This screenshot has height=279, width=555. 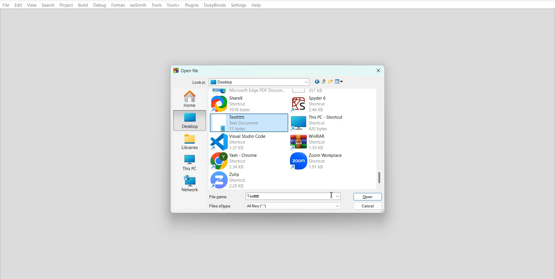 What do you see at coordinates (379, 70) in the screenshot?
I see `Close` at bounding box center [379, 70].